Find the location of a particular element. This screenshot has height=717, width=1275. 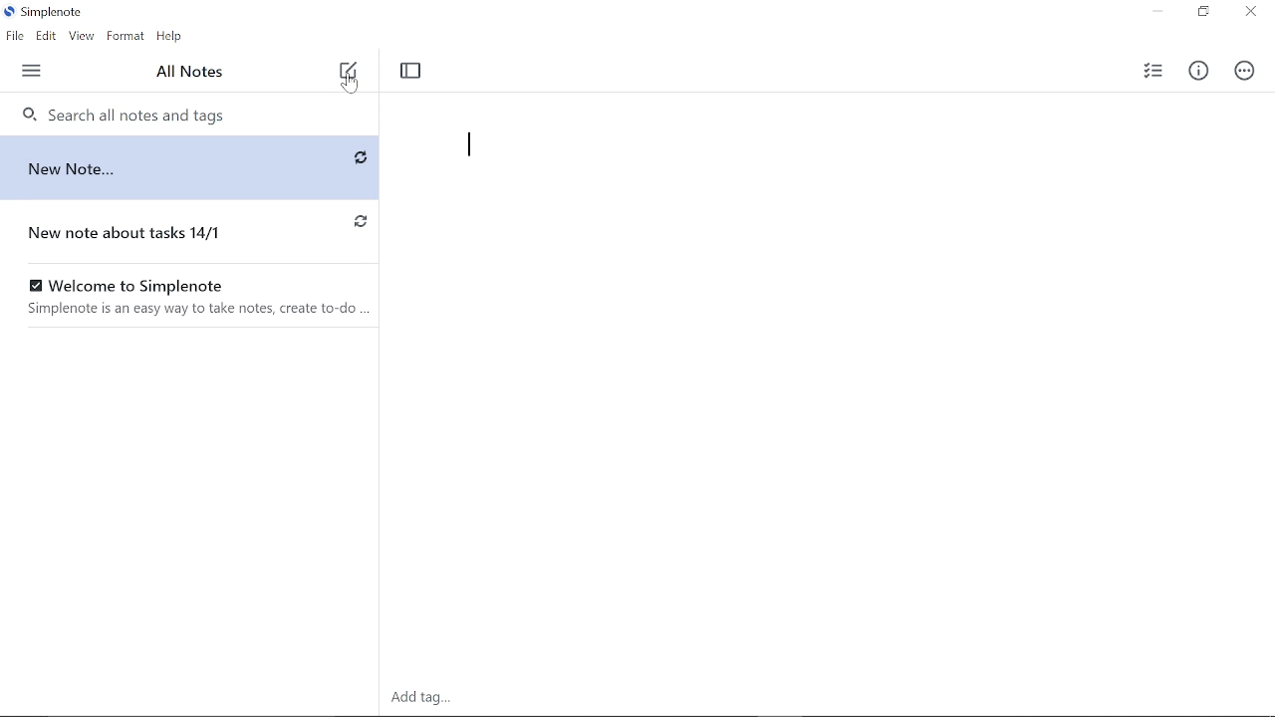

Format is located at coordinates (126, 37).